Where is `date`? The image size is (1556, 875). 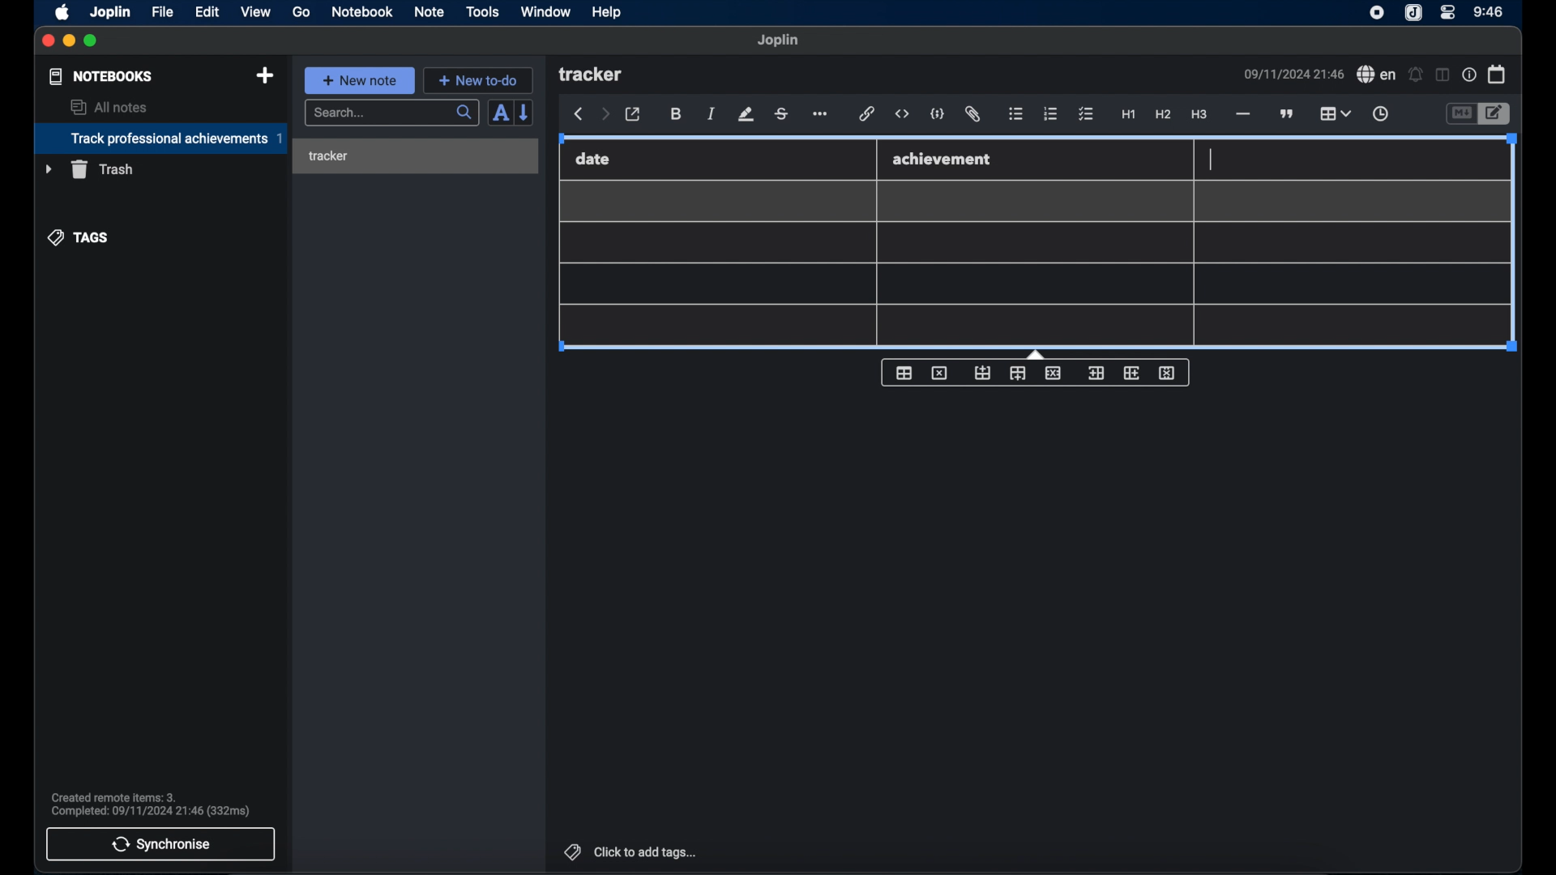 date is located at coordinates (593, 159).